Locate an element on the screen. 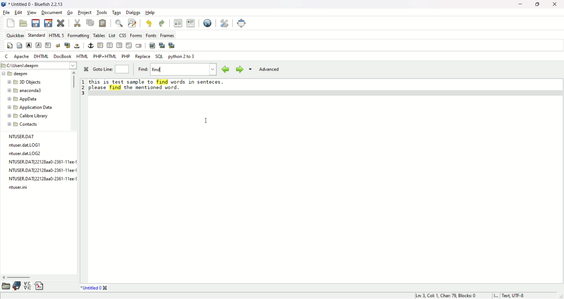  python 2 to 3 is located at coordinates (181, 57).